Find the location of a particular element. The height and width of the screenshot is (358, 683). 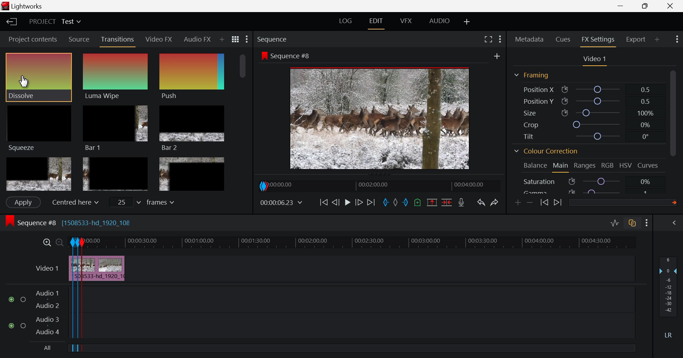

Show Settings is located at coordinates (648, 222).